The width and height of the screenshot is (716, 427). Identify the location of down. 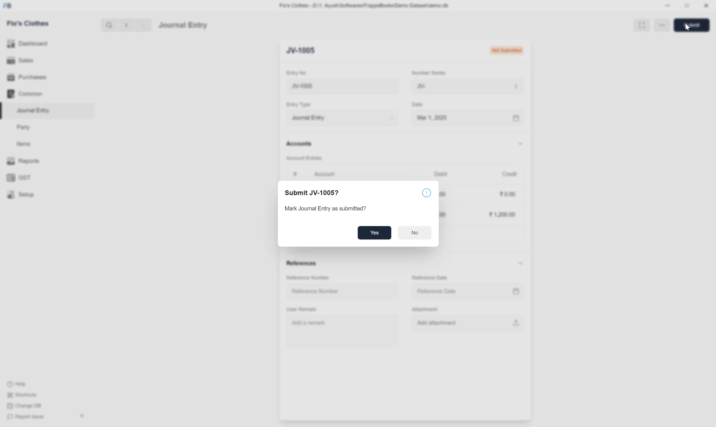
(520, 264).